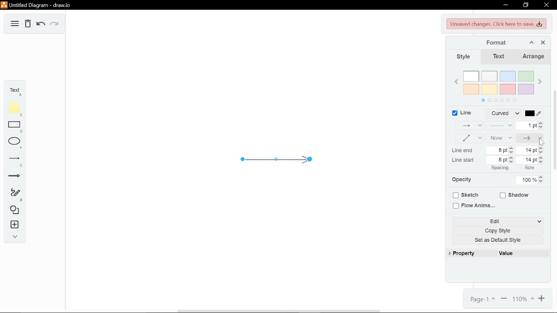 The width and height of the screenshot is (557, 313). Describe the element at coordinates (473, 206) in the screenshot. I see `Flow animaiton` at that location.